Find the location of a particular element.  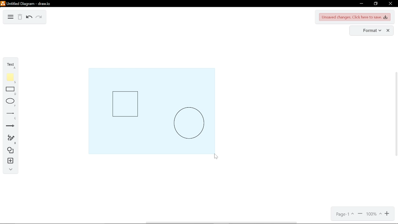

diagrams being selected together is located at coordinates (150, 110).